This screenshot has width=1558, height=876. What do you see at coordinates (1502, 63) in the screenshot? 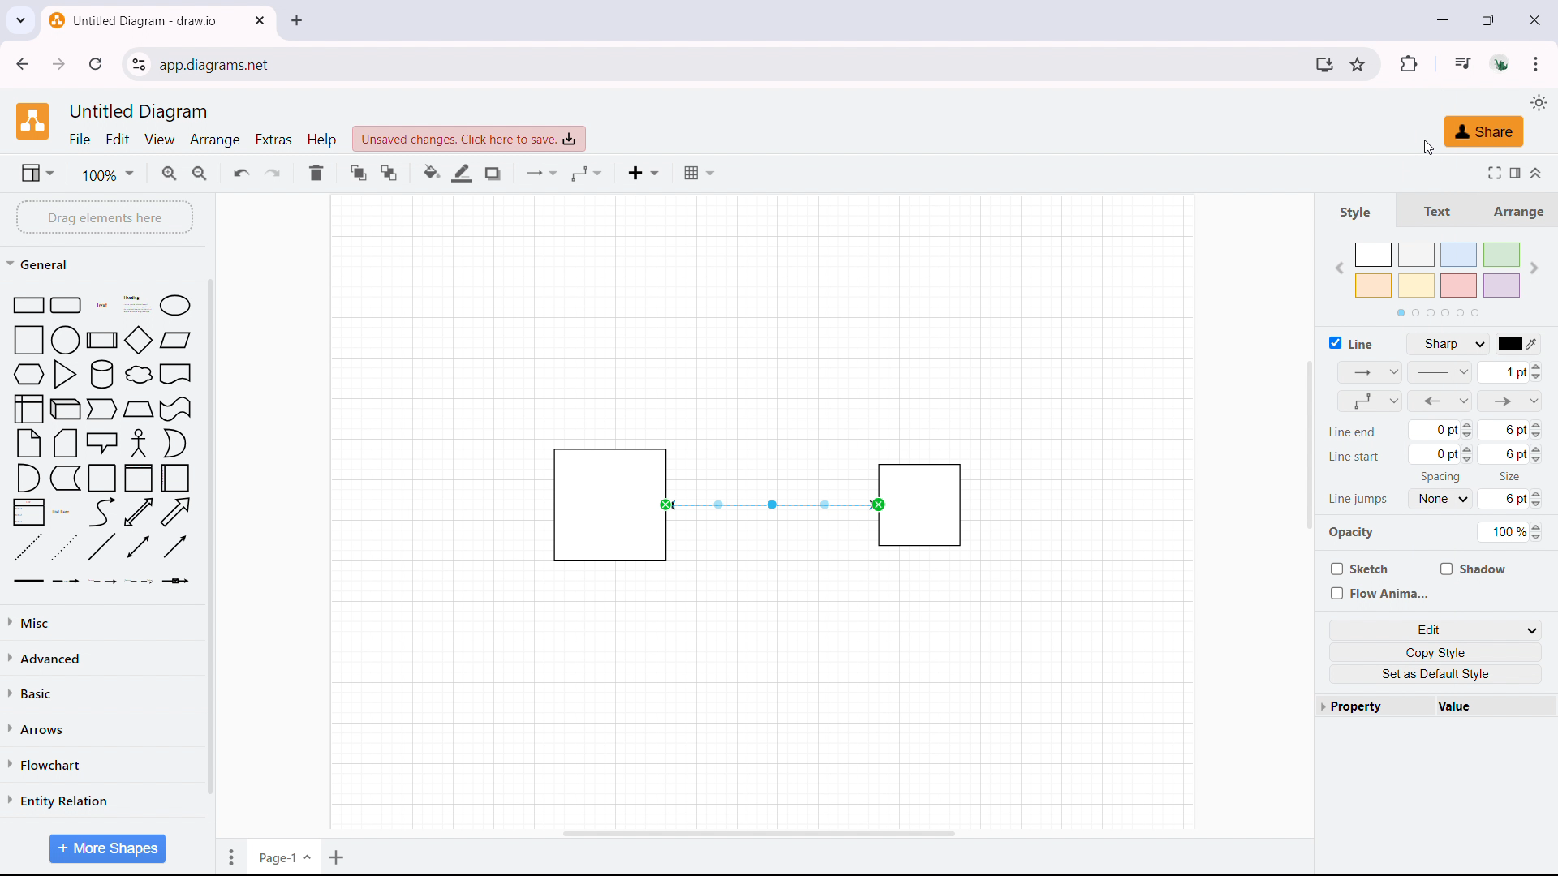
I see `account` at bounding box center [1502, 63].